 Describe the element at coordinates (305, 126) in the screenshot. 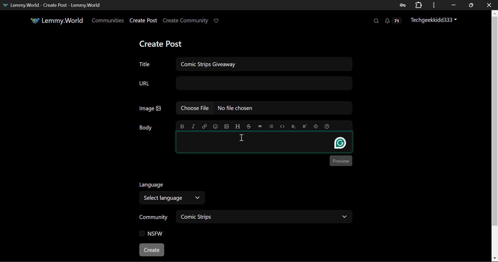

I see `superscript` at that location.